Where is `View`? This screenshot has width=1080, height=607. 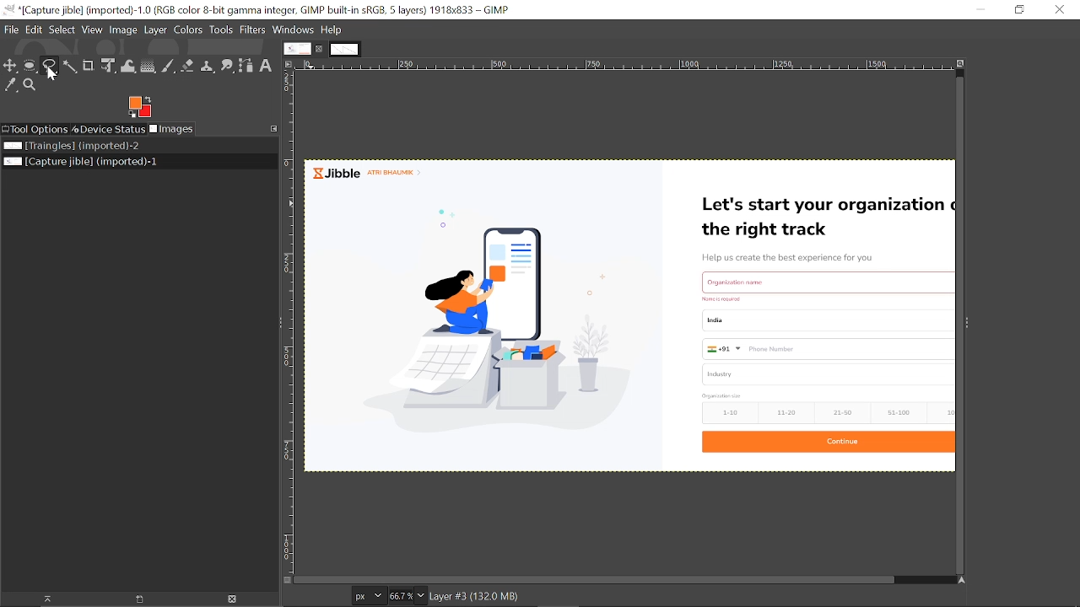
View is located at coordinates (93, 30).